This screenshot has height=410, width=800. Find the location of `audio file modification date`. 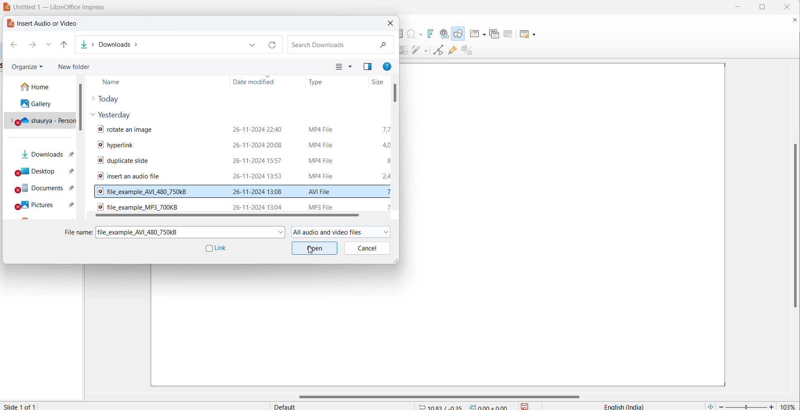

audio file modification date is located at coordinates (282, 205).